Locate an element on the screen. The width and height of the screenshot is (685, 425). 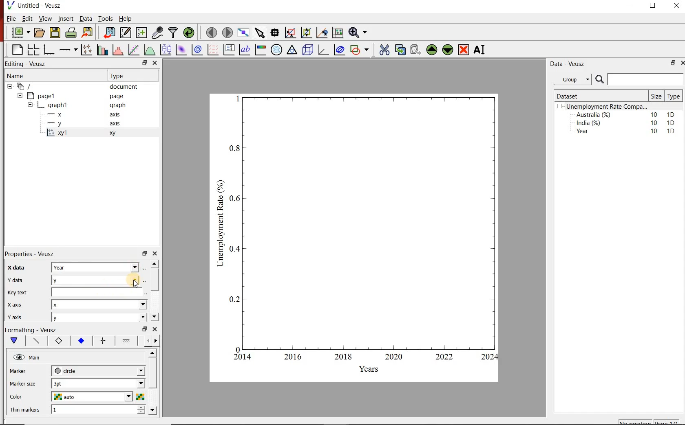
1 pt is located at coordinates (97, 383).